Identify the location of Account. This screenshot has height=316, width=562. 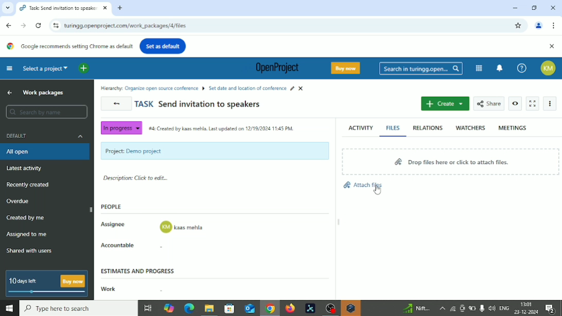
(550, 68).